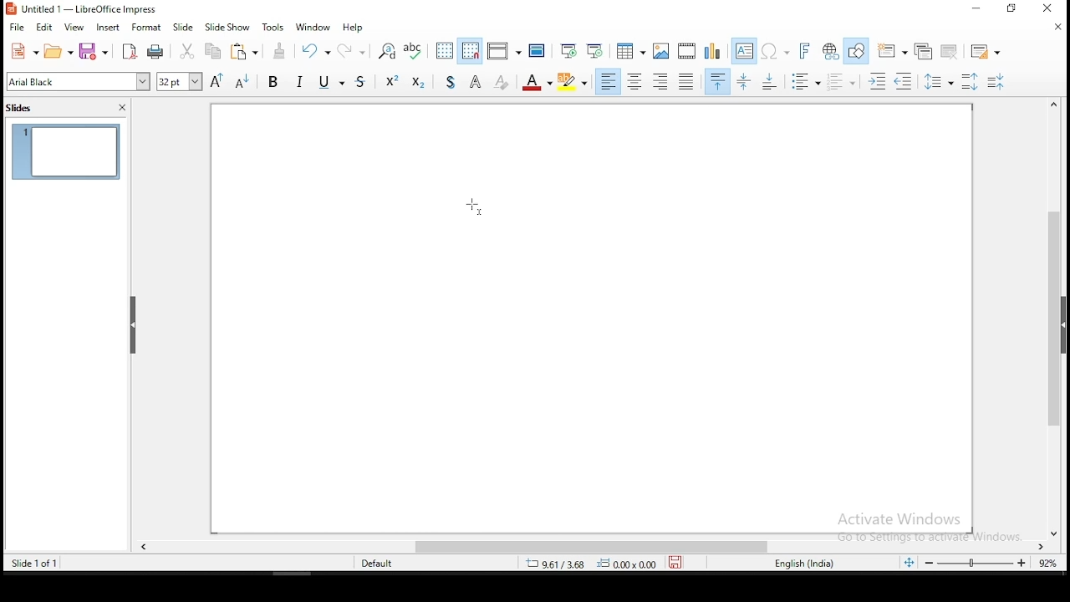 The image size is (1070, 602). Describe the element at coordinates (385, 562) in the screenshot. I see `Default` at that location.